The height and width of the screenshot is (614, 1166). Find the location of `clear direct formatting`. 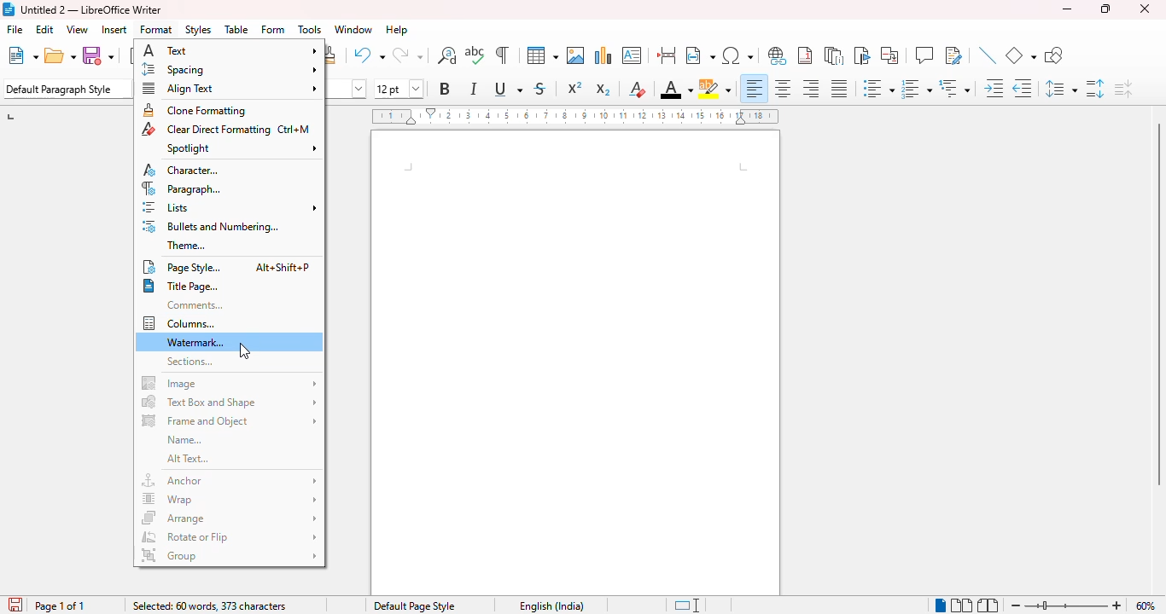

clear direct formatting is located at coordinates (207, 129).